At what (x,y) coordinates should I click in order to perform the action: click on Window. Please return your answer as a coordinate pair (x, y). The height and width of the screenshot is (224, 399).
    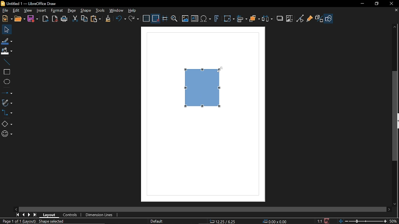
    Looking at the image, I should click on (117, 11).